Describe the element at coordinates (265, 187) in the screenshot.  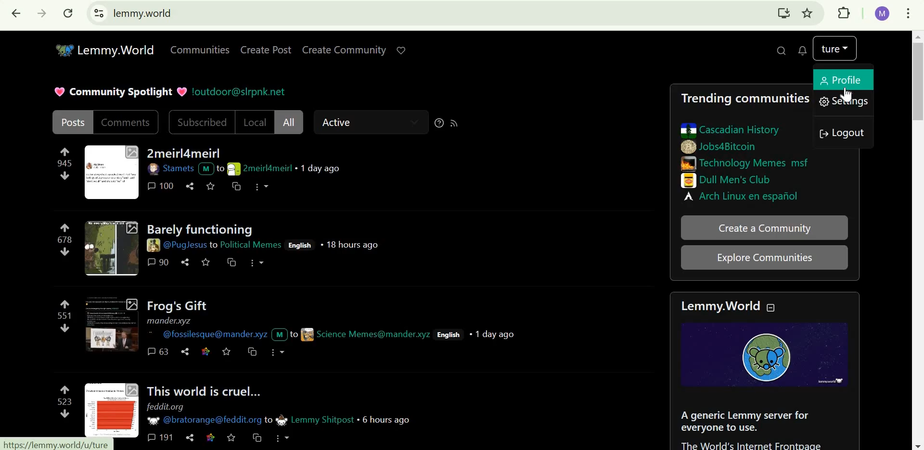
I see `more` at that location.